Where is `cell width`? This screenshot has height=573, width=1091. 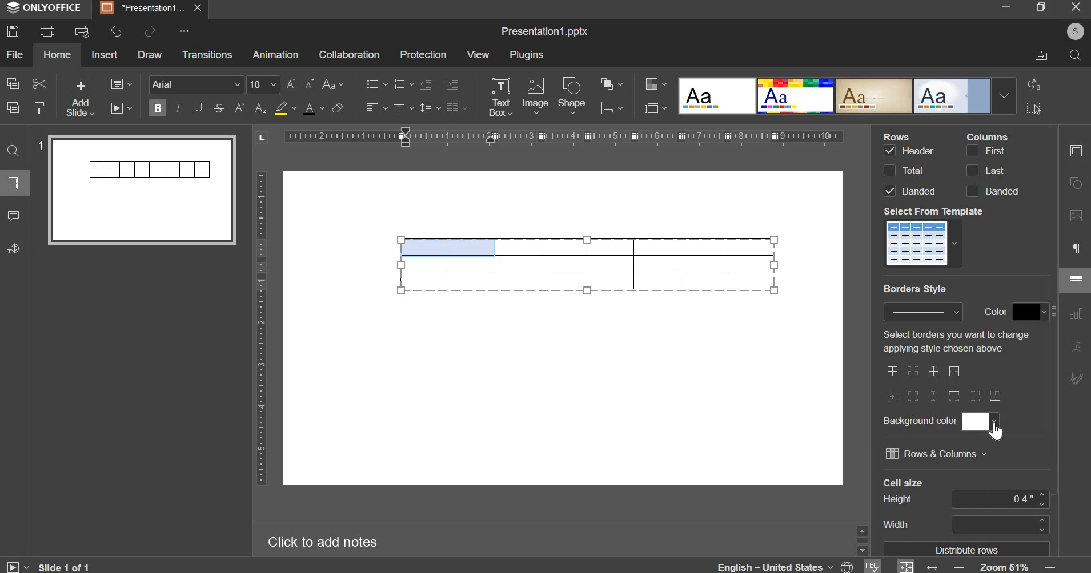
cell width is located at coordinates (999, 524).